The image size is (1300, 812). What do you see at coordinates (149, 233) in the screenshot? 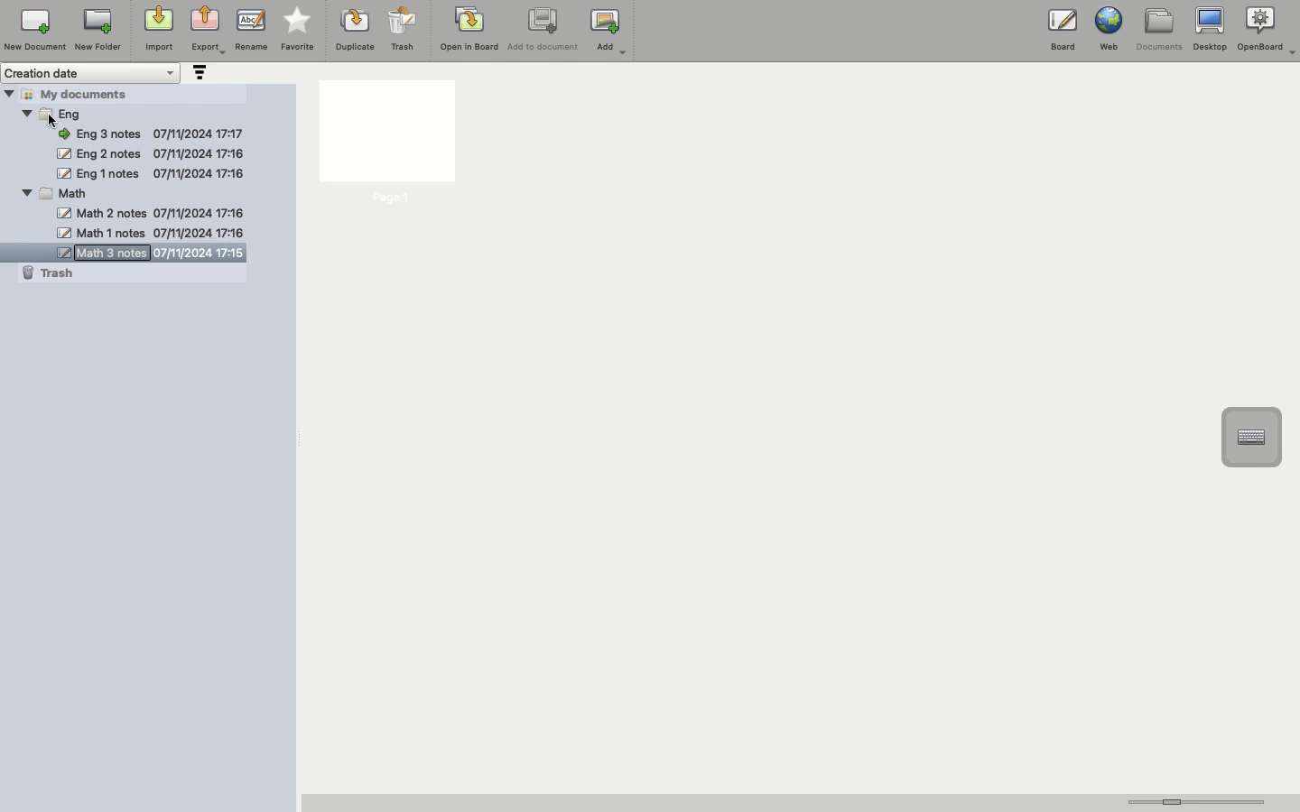
I see `math 1 notes` at bounding box center [149, 233].